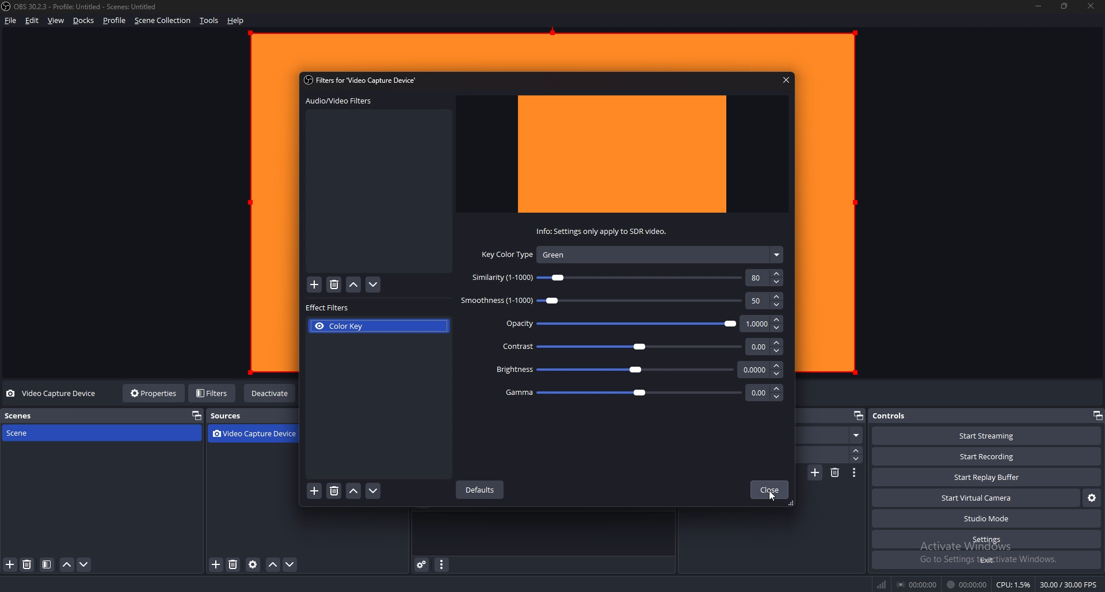 This screenshot has height=592, width=1105. What do you see at coordinates (631, 254) in the screenshot?
I see `key color type` at bounding box center [631, 254].